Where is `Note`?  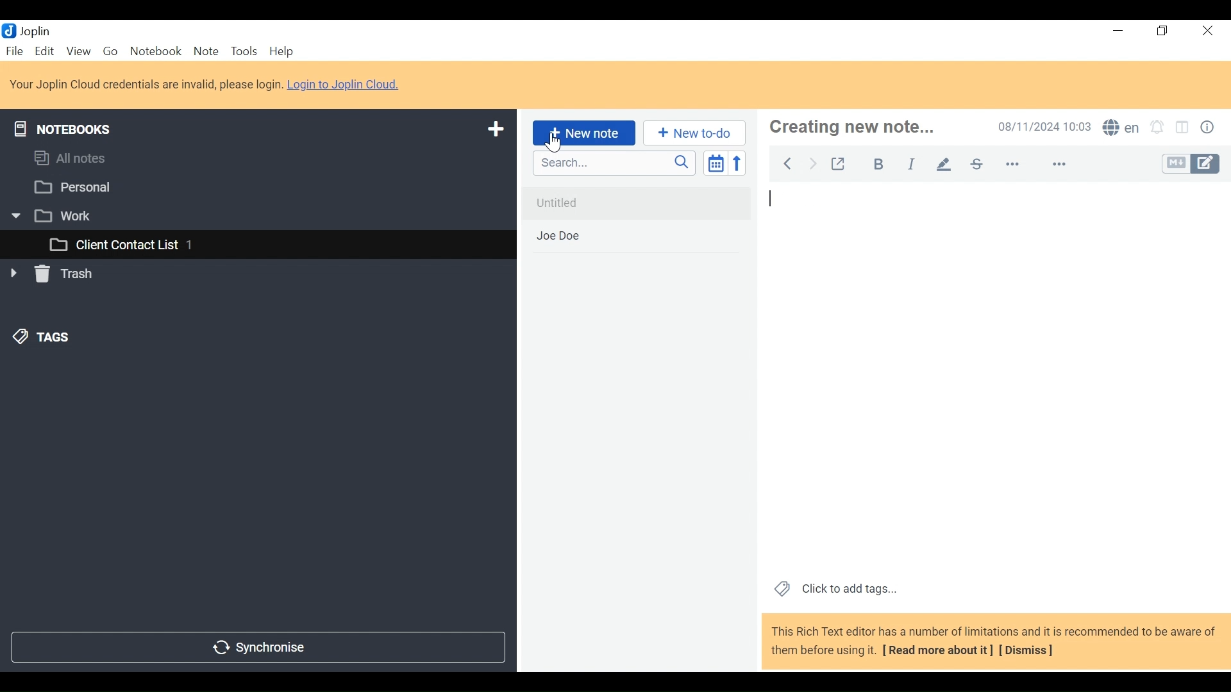 Note is located at coordinates (206, 52).